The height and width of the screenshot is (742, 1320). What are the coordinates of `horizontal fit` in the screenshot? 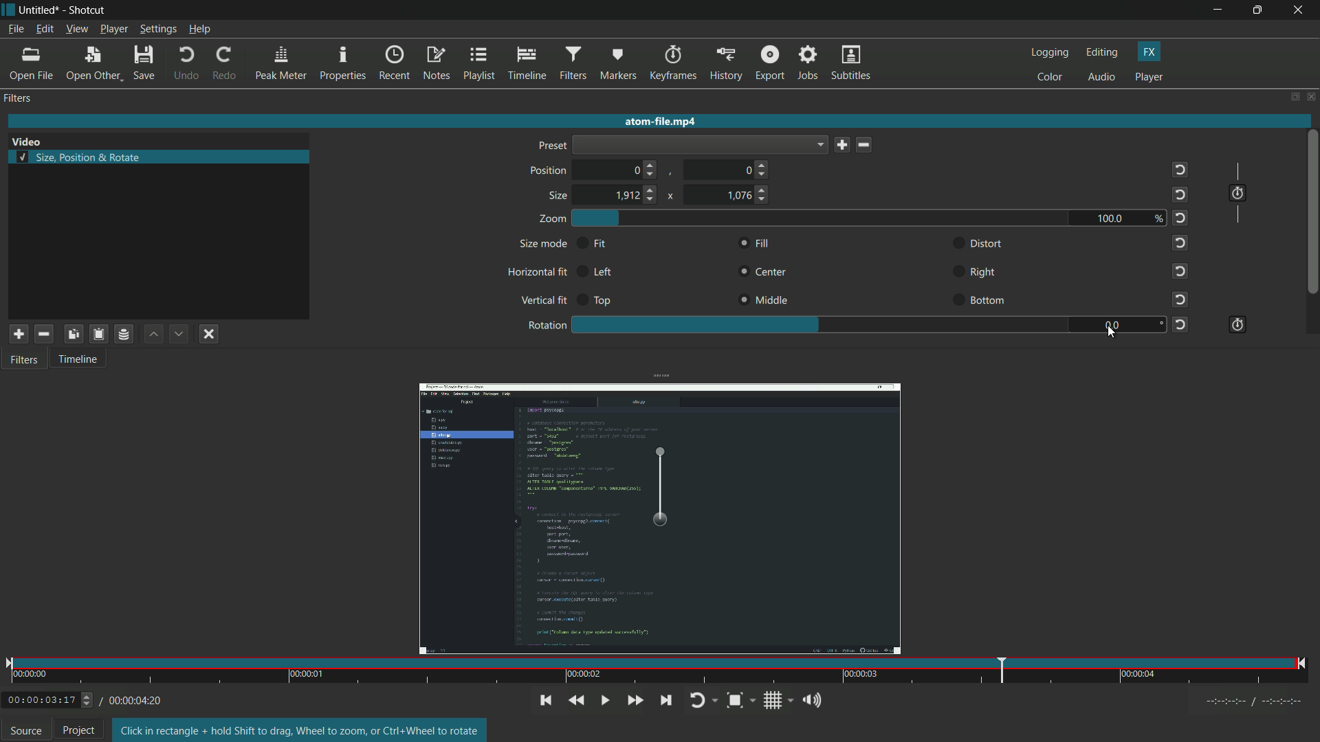 It's located at (538, 273).